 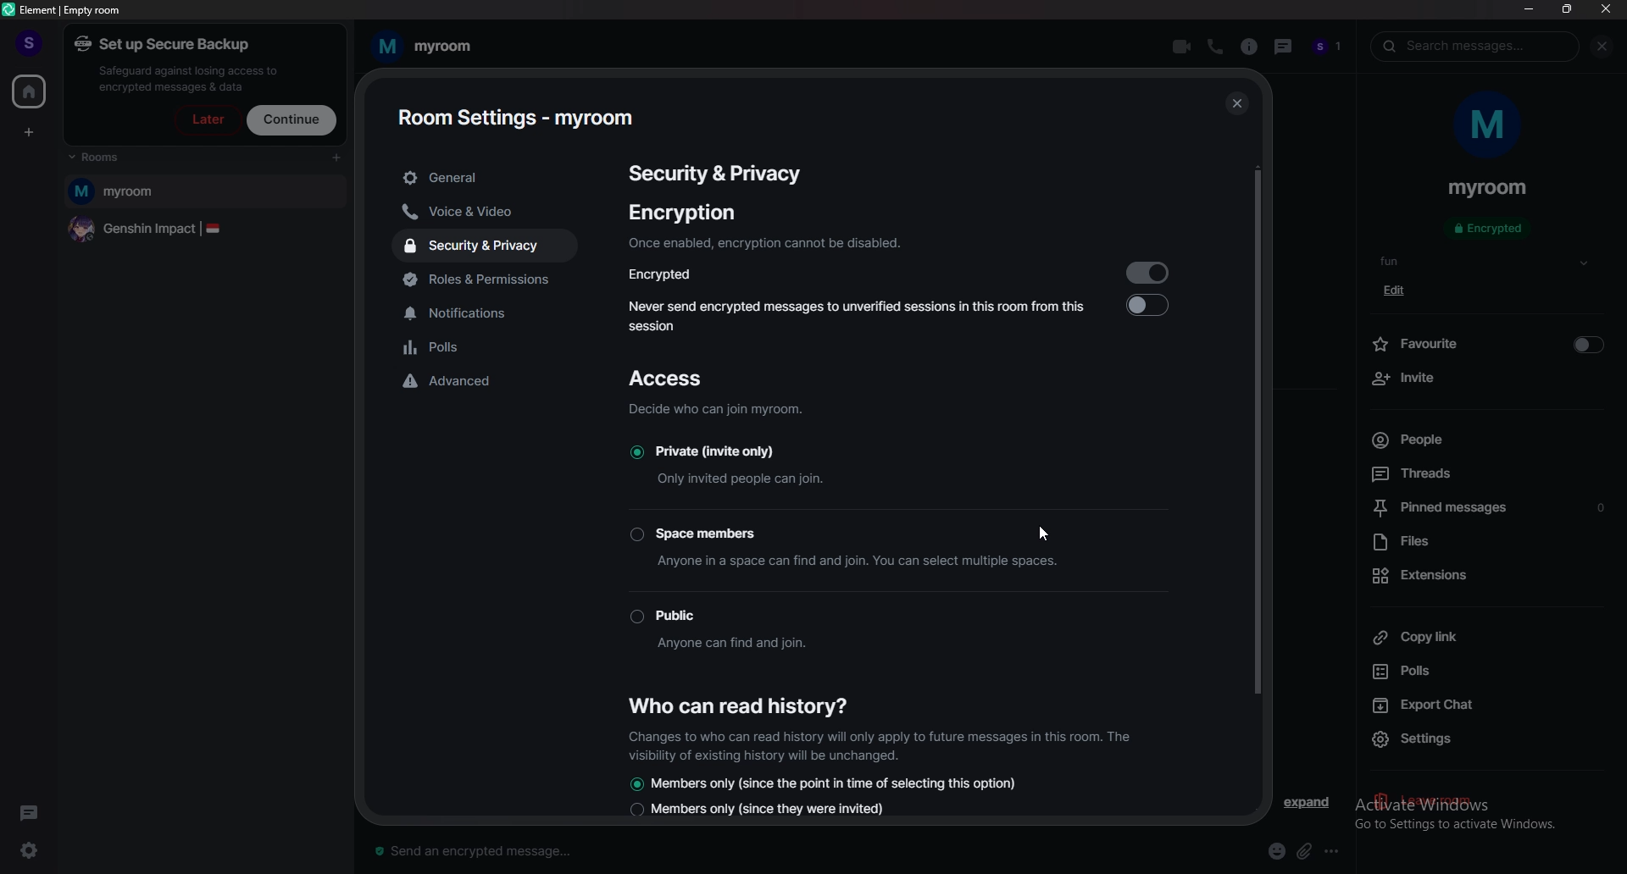 What do you see at coordinates (1156, 305) in the screenshot?
I see `Never send encrypted messages to unverified sessions in this room from this session` at bounding box center [1156, 305].